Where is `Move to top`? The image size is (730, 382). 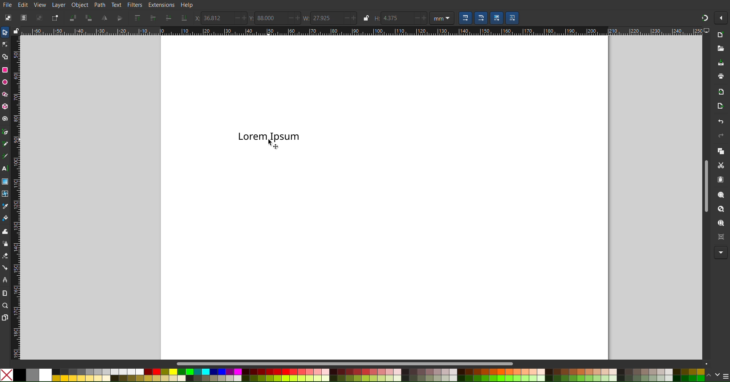 Move to top is located at coordinates (137, 18).